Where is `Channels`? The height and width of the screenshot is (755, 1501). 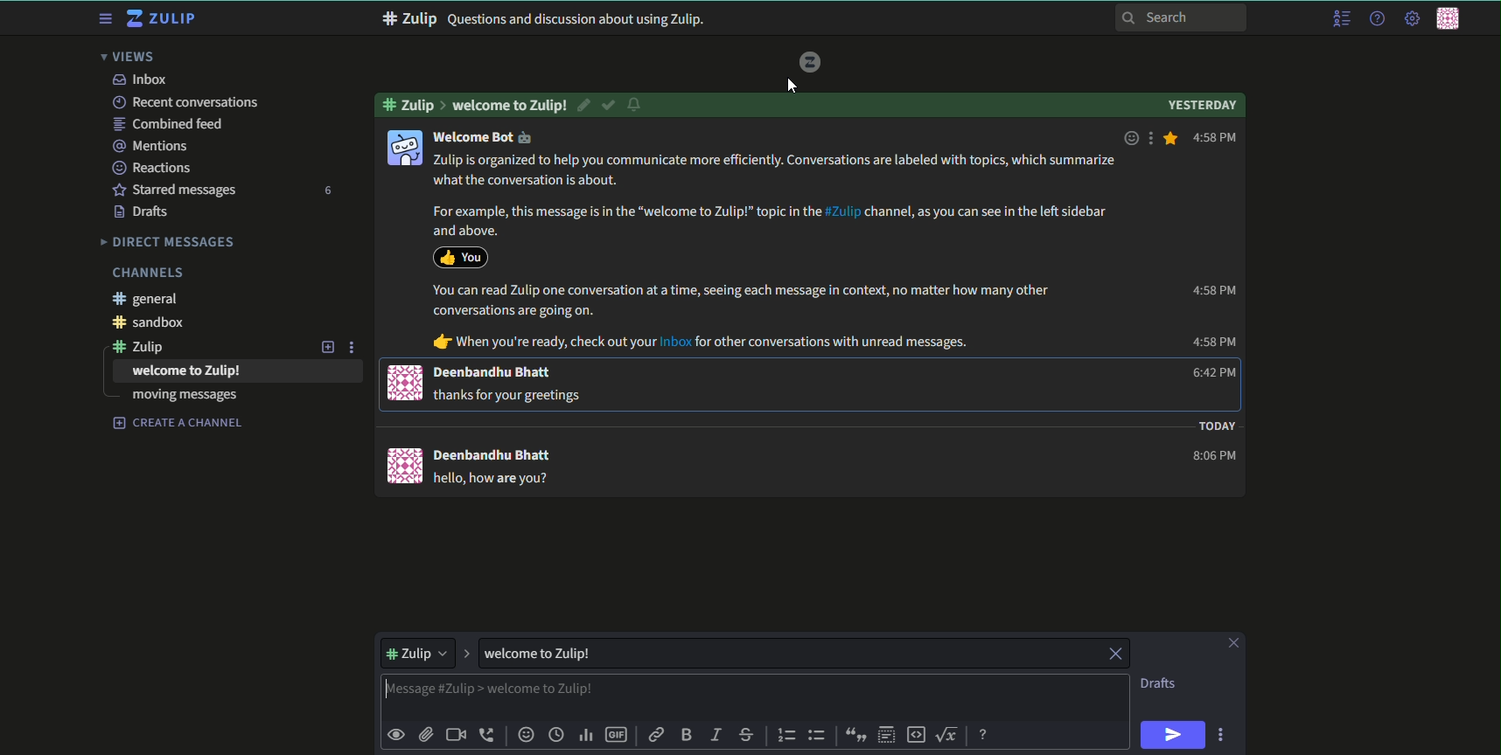
Channels is located at coordinates (147, 273).